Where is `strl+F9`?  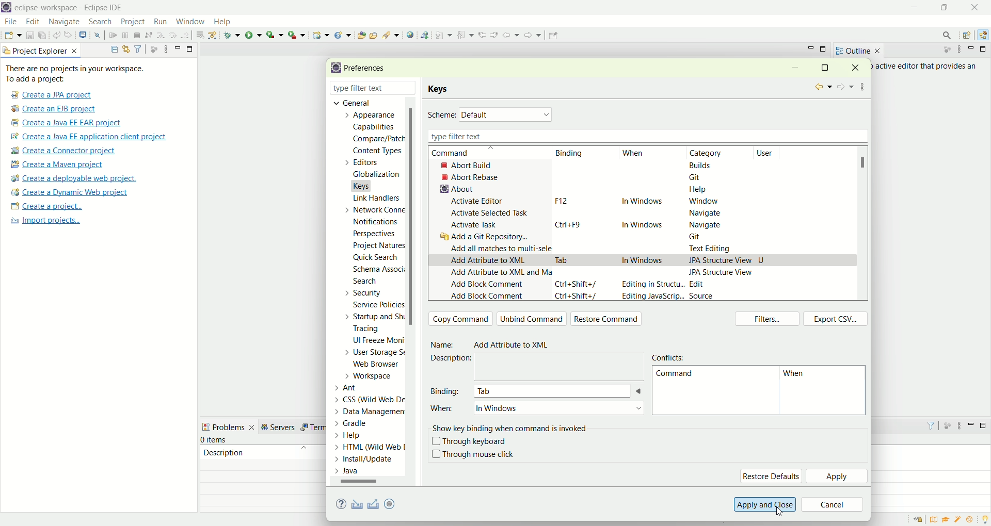
strl+F9 is located at coordinates (571, 224).